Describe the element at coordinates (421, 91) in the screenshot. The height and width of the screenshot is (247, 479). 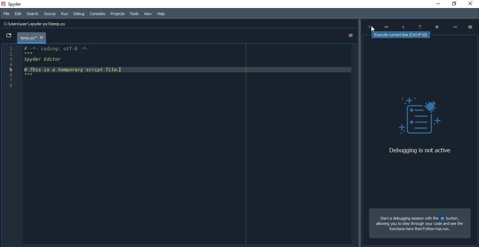
I see `debugging details` at that location.